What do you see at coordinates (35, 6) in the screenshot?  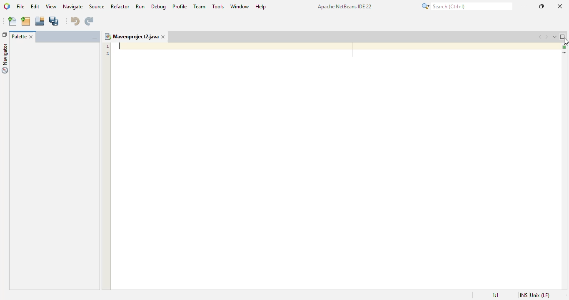 I see `edit` at bounding box center [35, 6].